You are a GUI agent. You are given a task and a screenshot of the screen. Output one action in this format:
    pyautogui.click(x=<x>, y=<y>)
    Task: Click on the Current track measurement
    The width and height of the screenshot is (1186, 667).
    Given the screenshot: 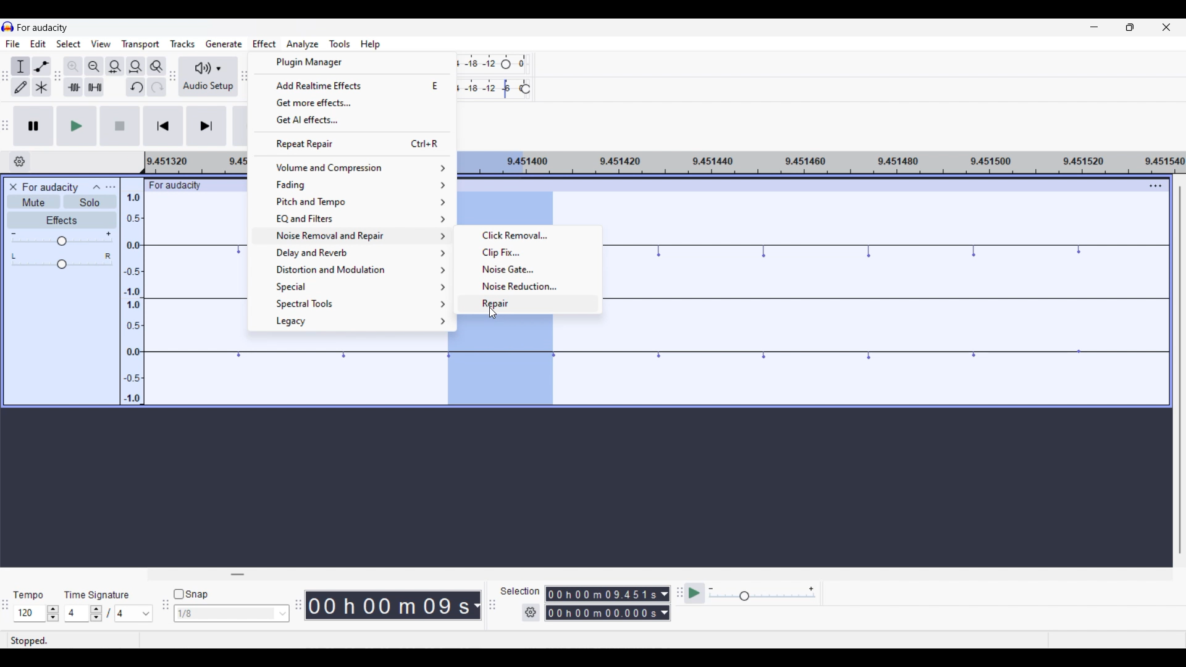 What is the action you would take?
    pyautogui.click(x=476, y=605)
    